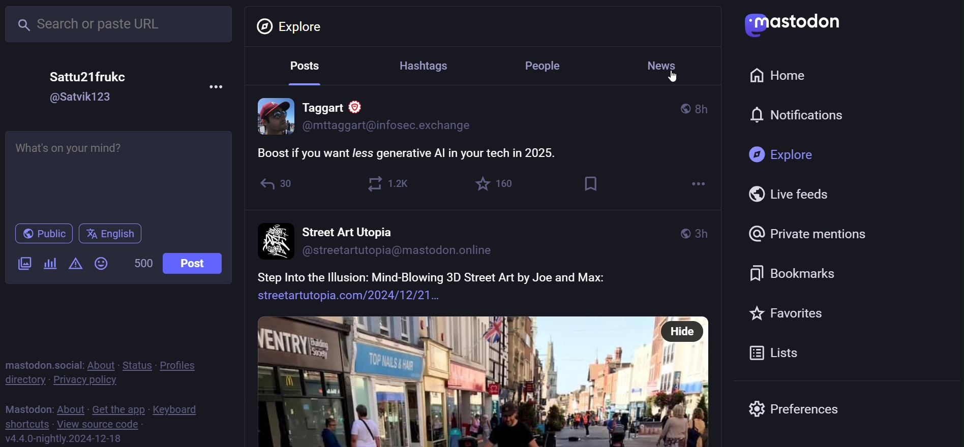  Describe the element at coordinates (407, 254) in the screenshot. I see `@streetartutopia@mastodon.online` at that location.